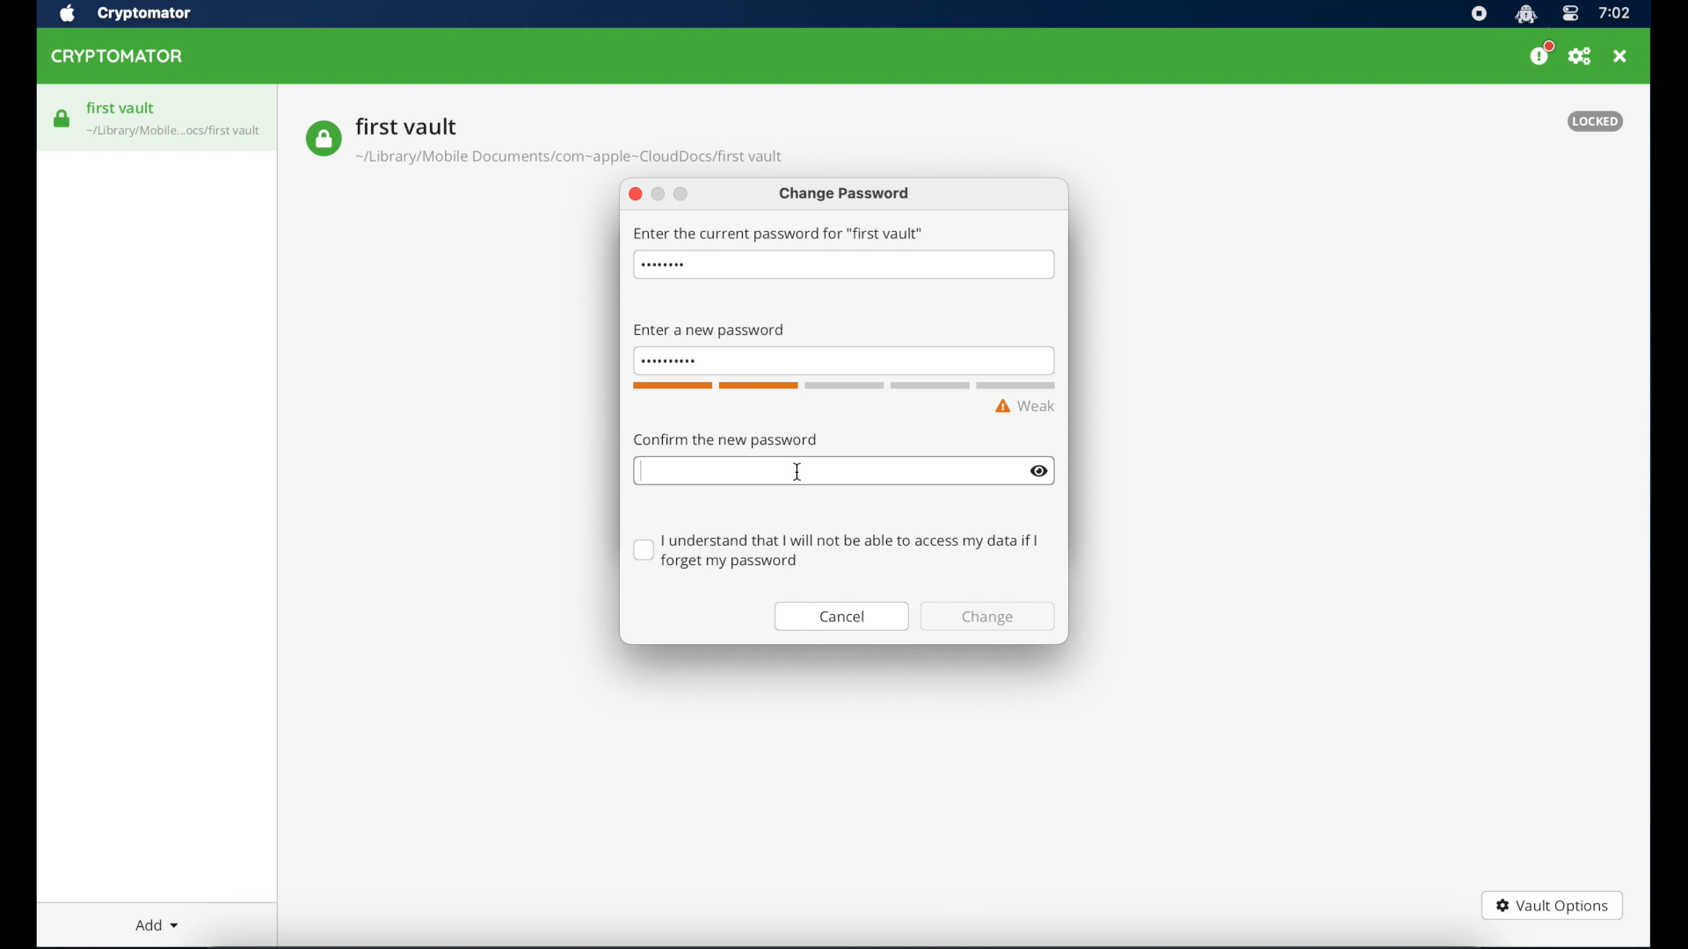 The image size is (1688, 949). What do you see at coordinates (1595, 121) in the screenshot?
I see `locked` at bounding box center [1595, 121].